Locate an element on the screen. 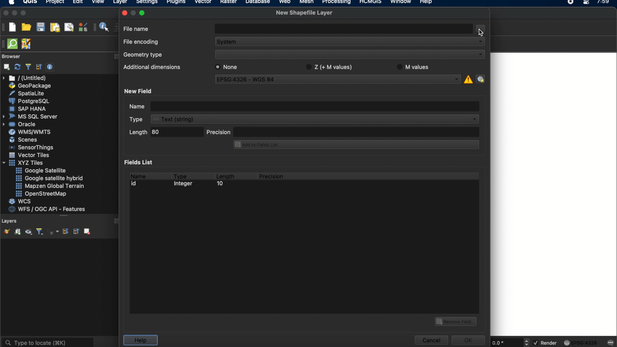 The height and width of the screenshot is (347, 617). crs selected is located at coordinates (334, 79).